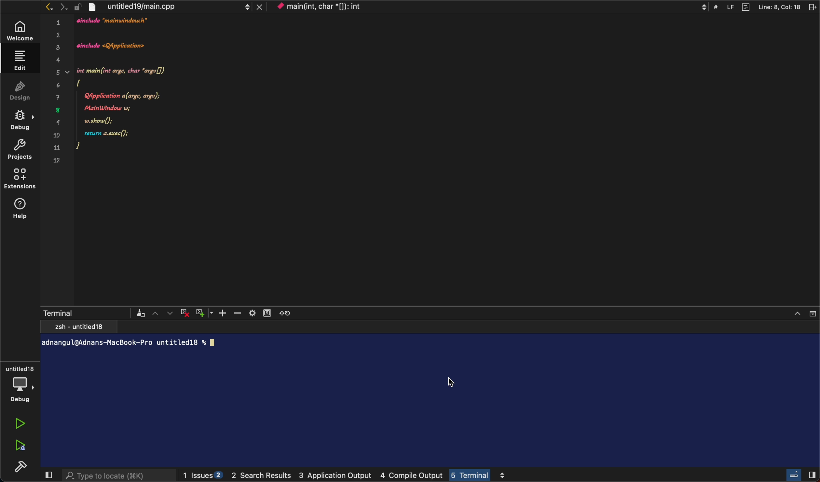 Image resolution: width=820 pixels, height=482 pixels. I want to click on run debug, so click(19, 443).